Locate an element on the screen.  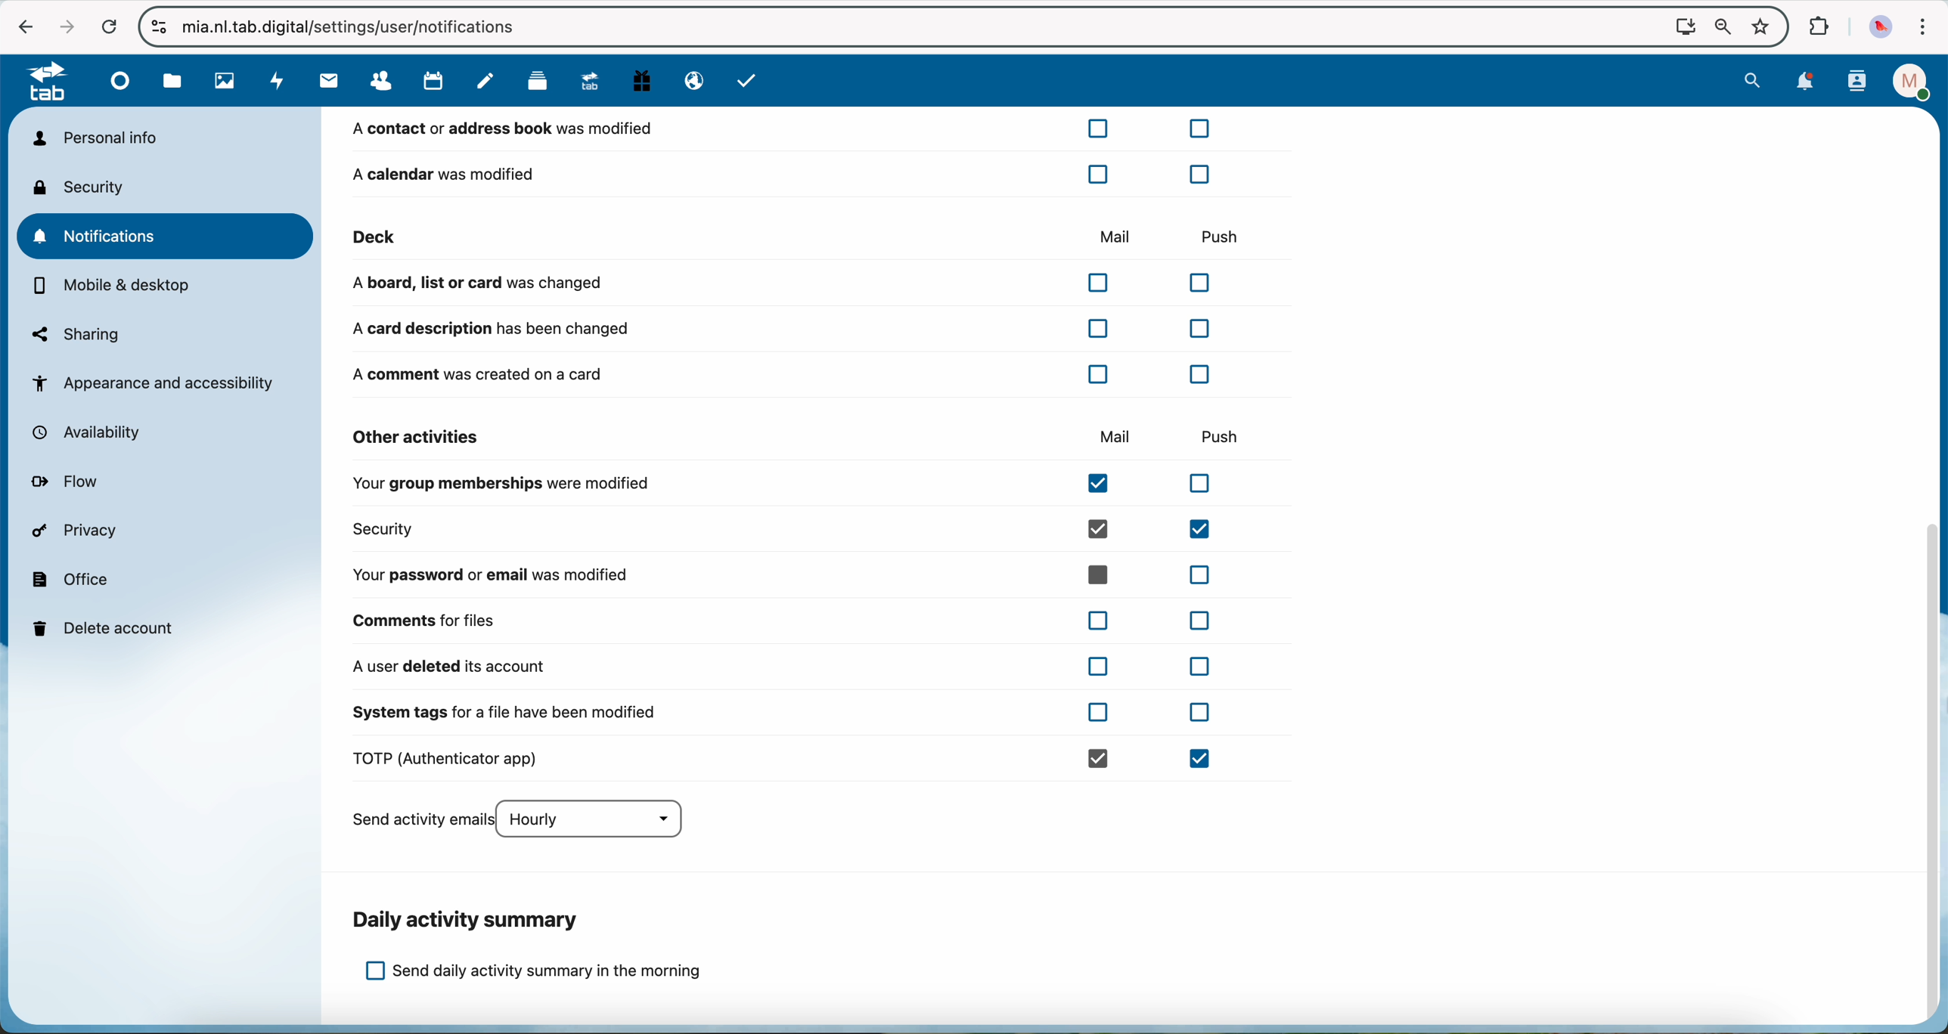
comments for files is located at coordinates (789, 620).